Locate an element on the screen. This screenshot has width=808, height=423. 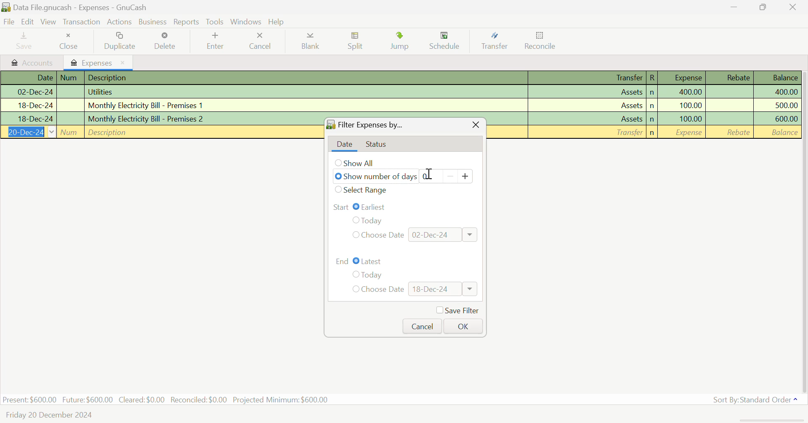
Premises 2 Bill is located at coordinates (203, 118).